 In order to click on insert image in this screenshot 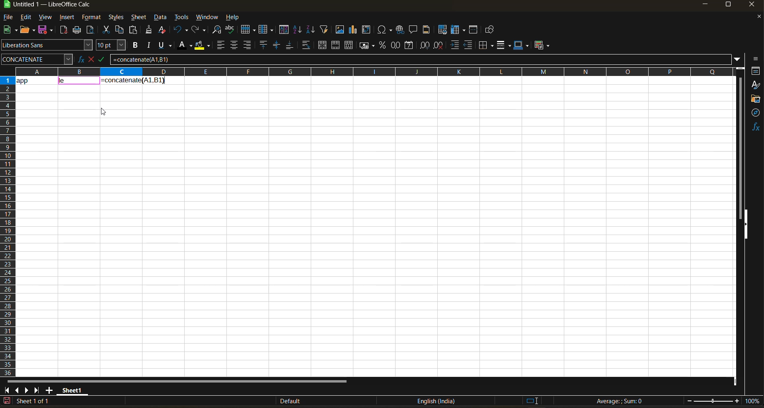, I will do `click(339, 29)`.